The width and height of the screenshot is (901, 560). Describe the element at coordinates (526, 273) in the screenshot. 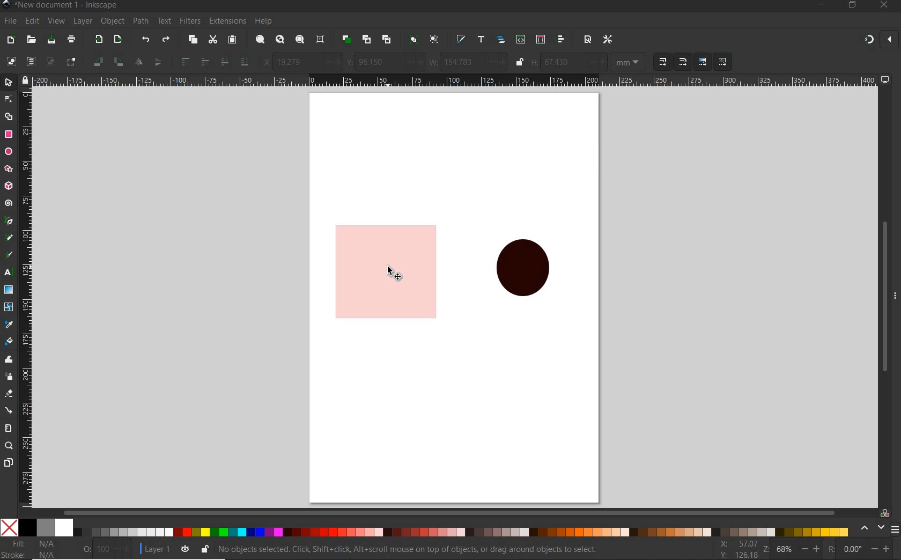

I see `shape` at that location.